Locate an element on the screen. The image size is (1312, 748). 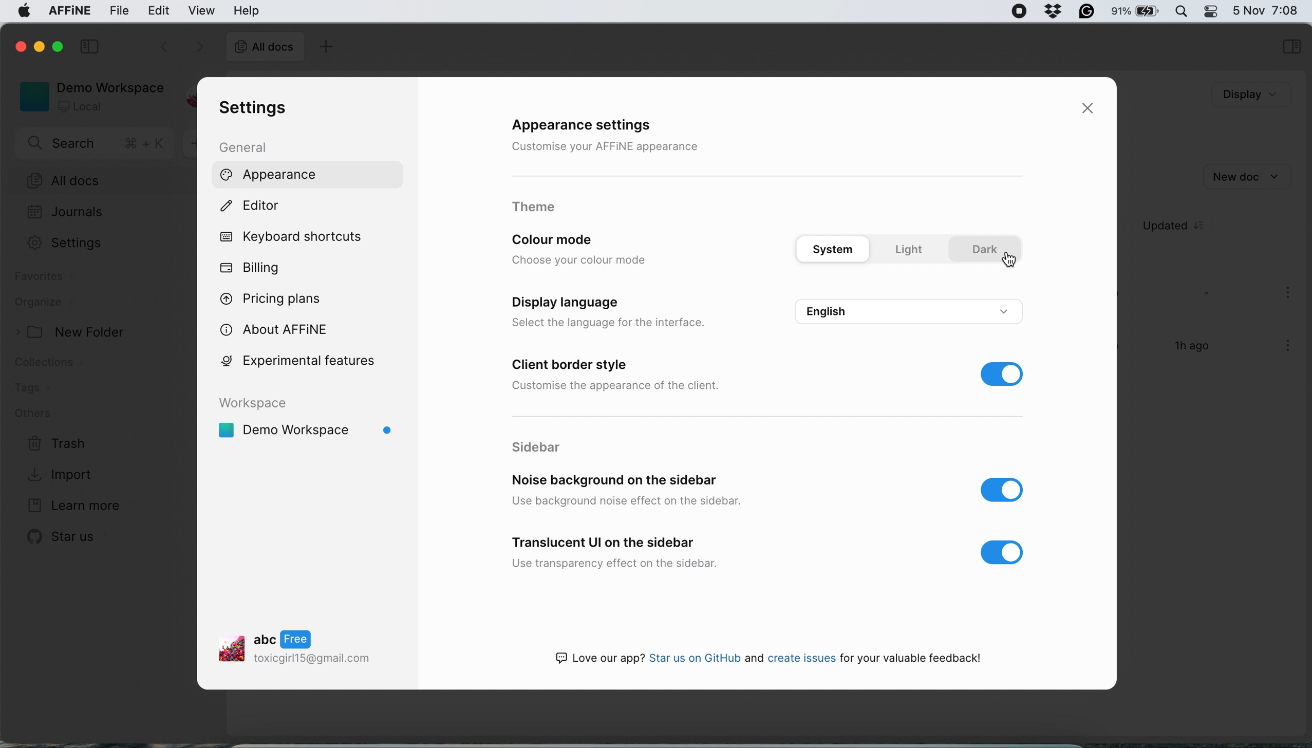
display is located at coordinates (1247, 94).